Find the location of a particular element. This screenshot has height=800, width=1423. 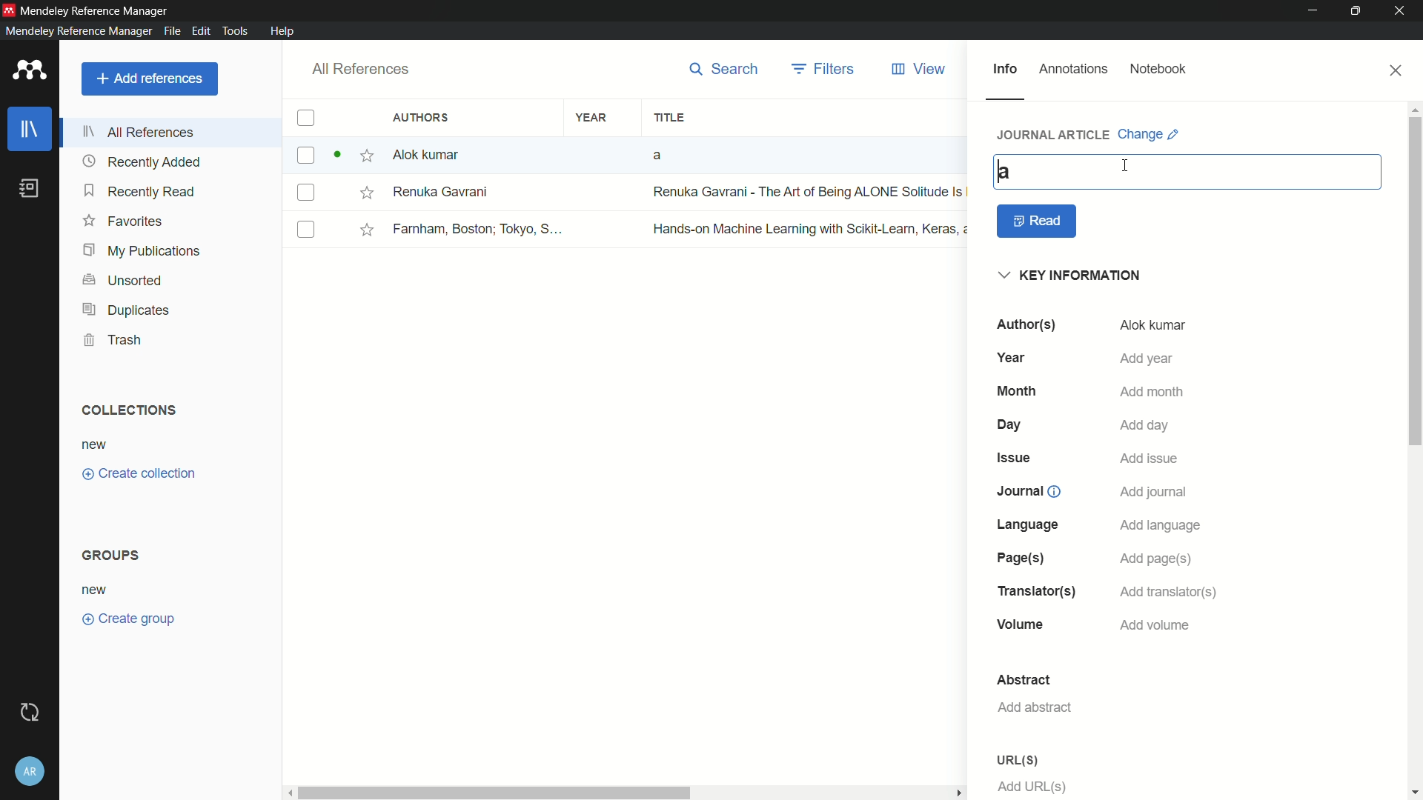

change is located at coordinates (1149, 134).